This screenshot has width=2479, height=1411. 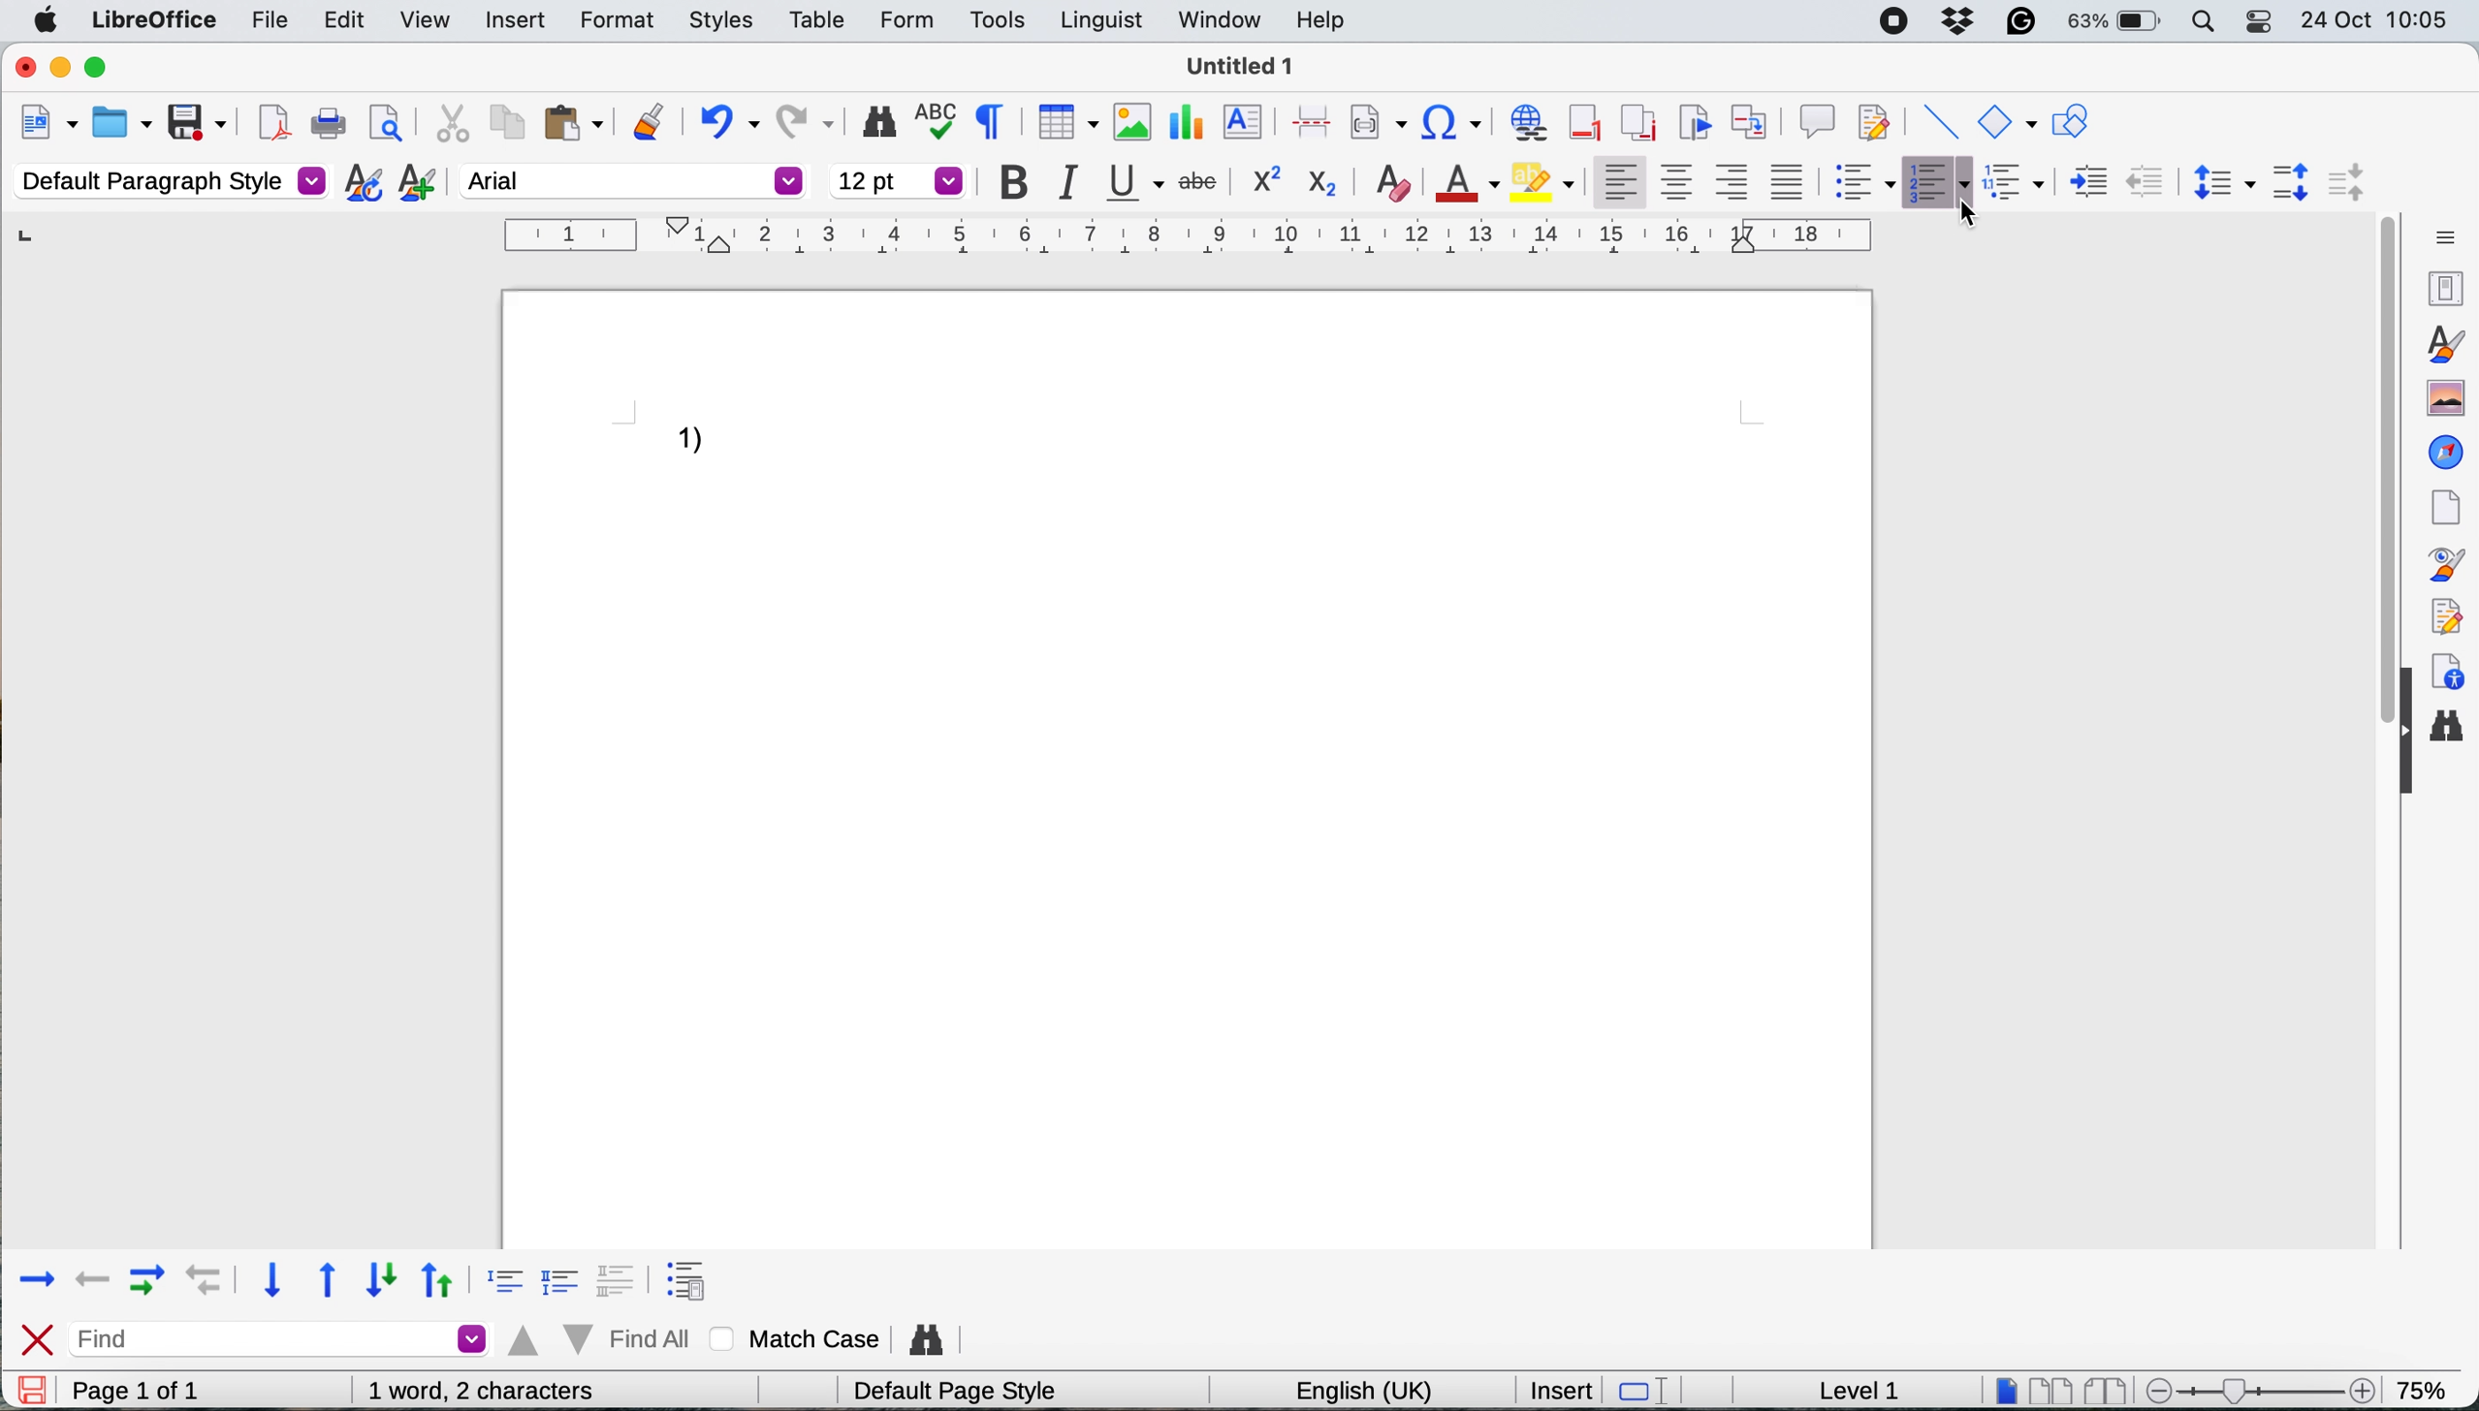 I want to click on 0 words, 0 characters, so click(x=506, y=1390).